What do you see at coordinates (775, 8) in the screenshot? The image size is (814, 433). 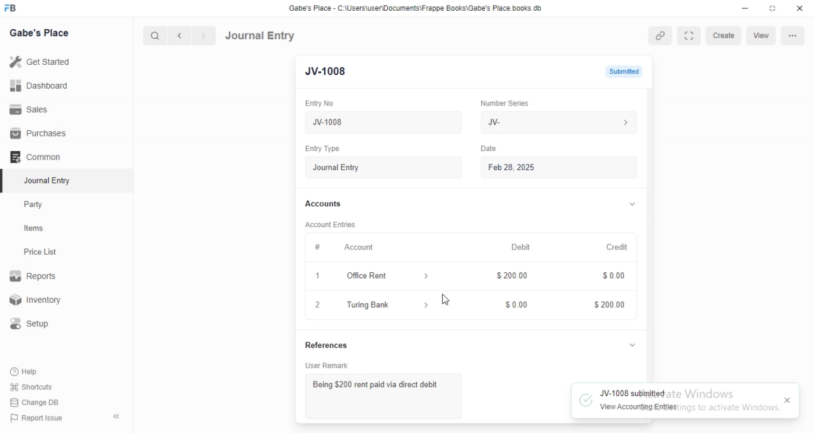 I see `restore` at bounding box center [775, 8].